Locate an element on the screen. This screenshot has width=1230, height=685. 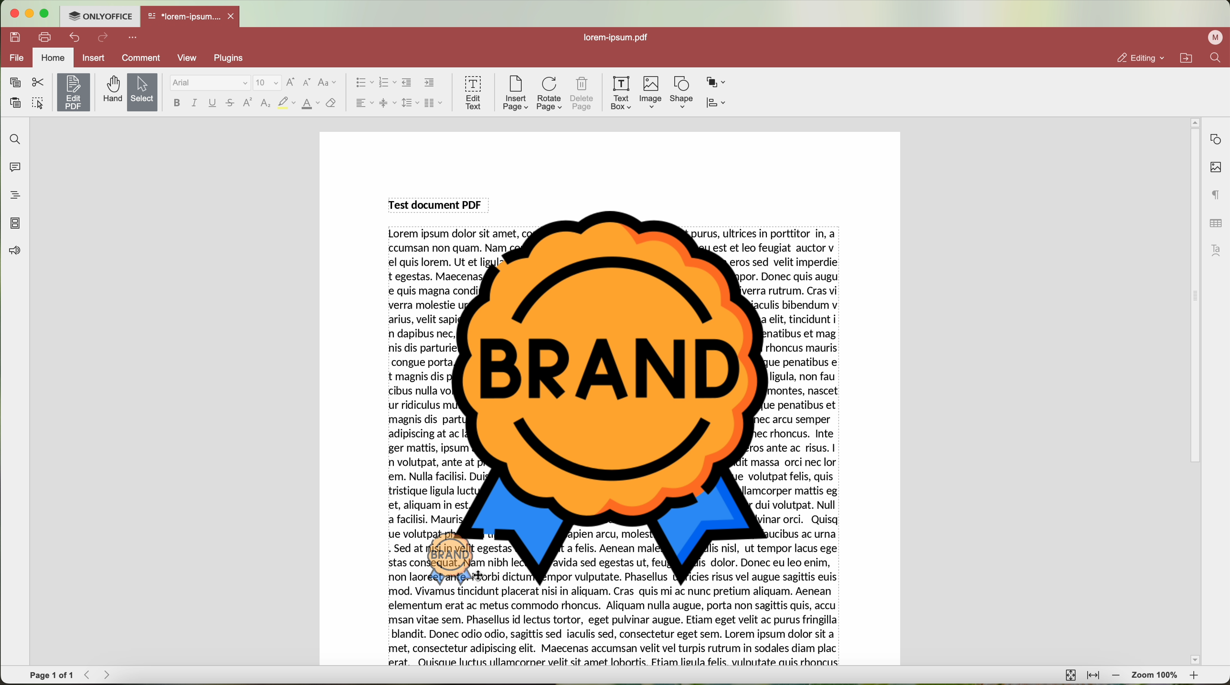
highlight color is located at coordinates (286, 104).